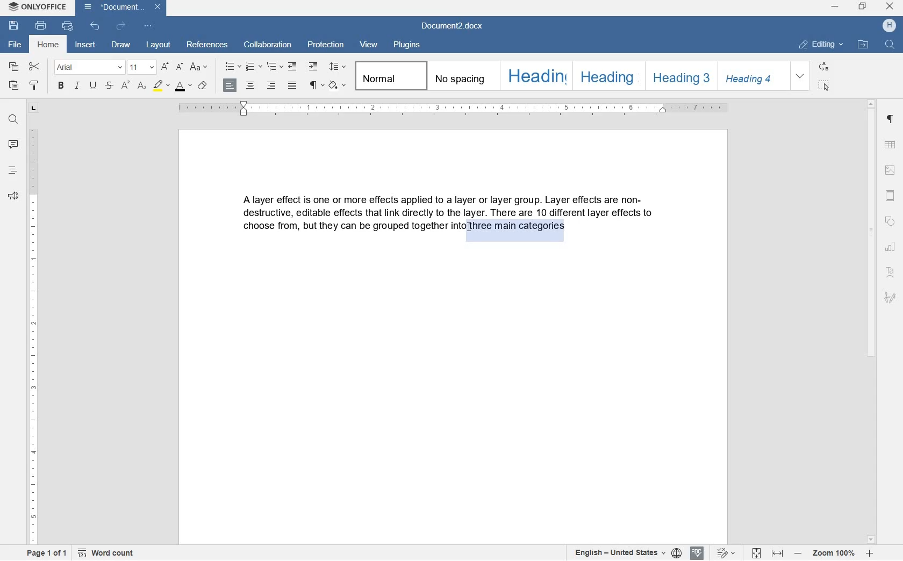 This screenshot has height=561, width=903. I want to click on scrollbar, so click(871, 321).